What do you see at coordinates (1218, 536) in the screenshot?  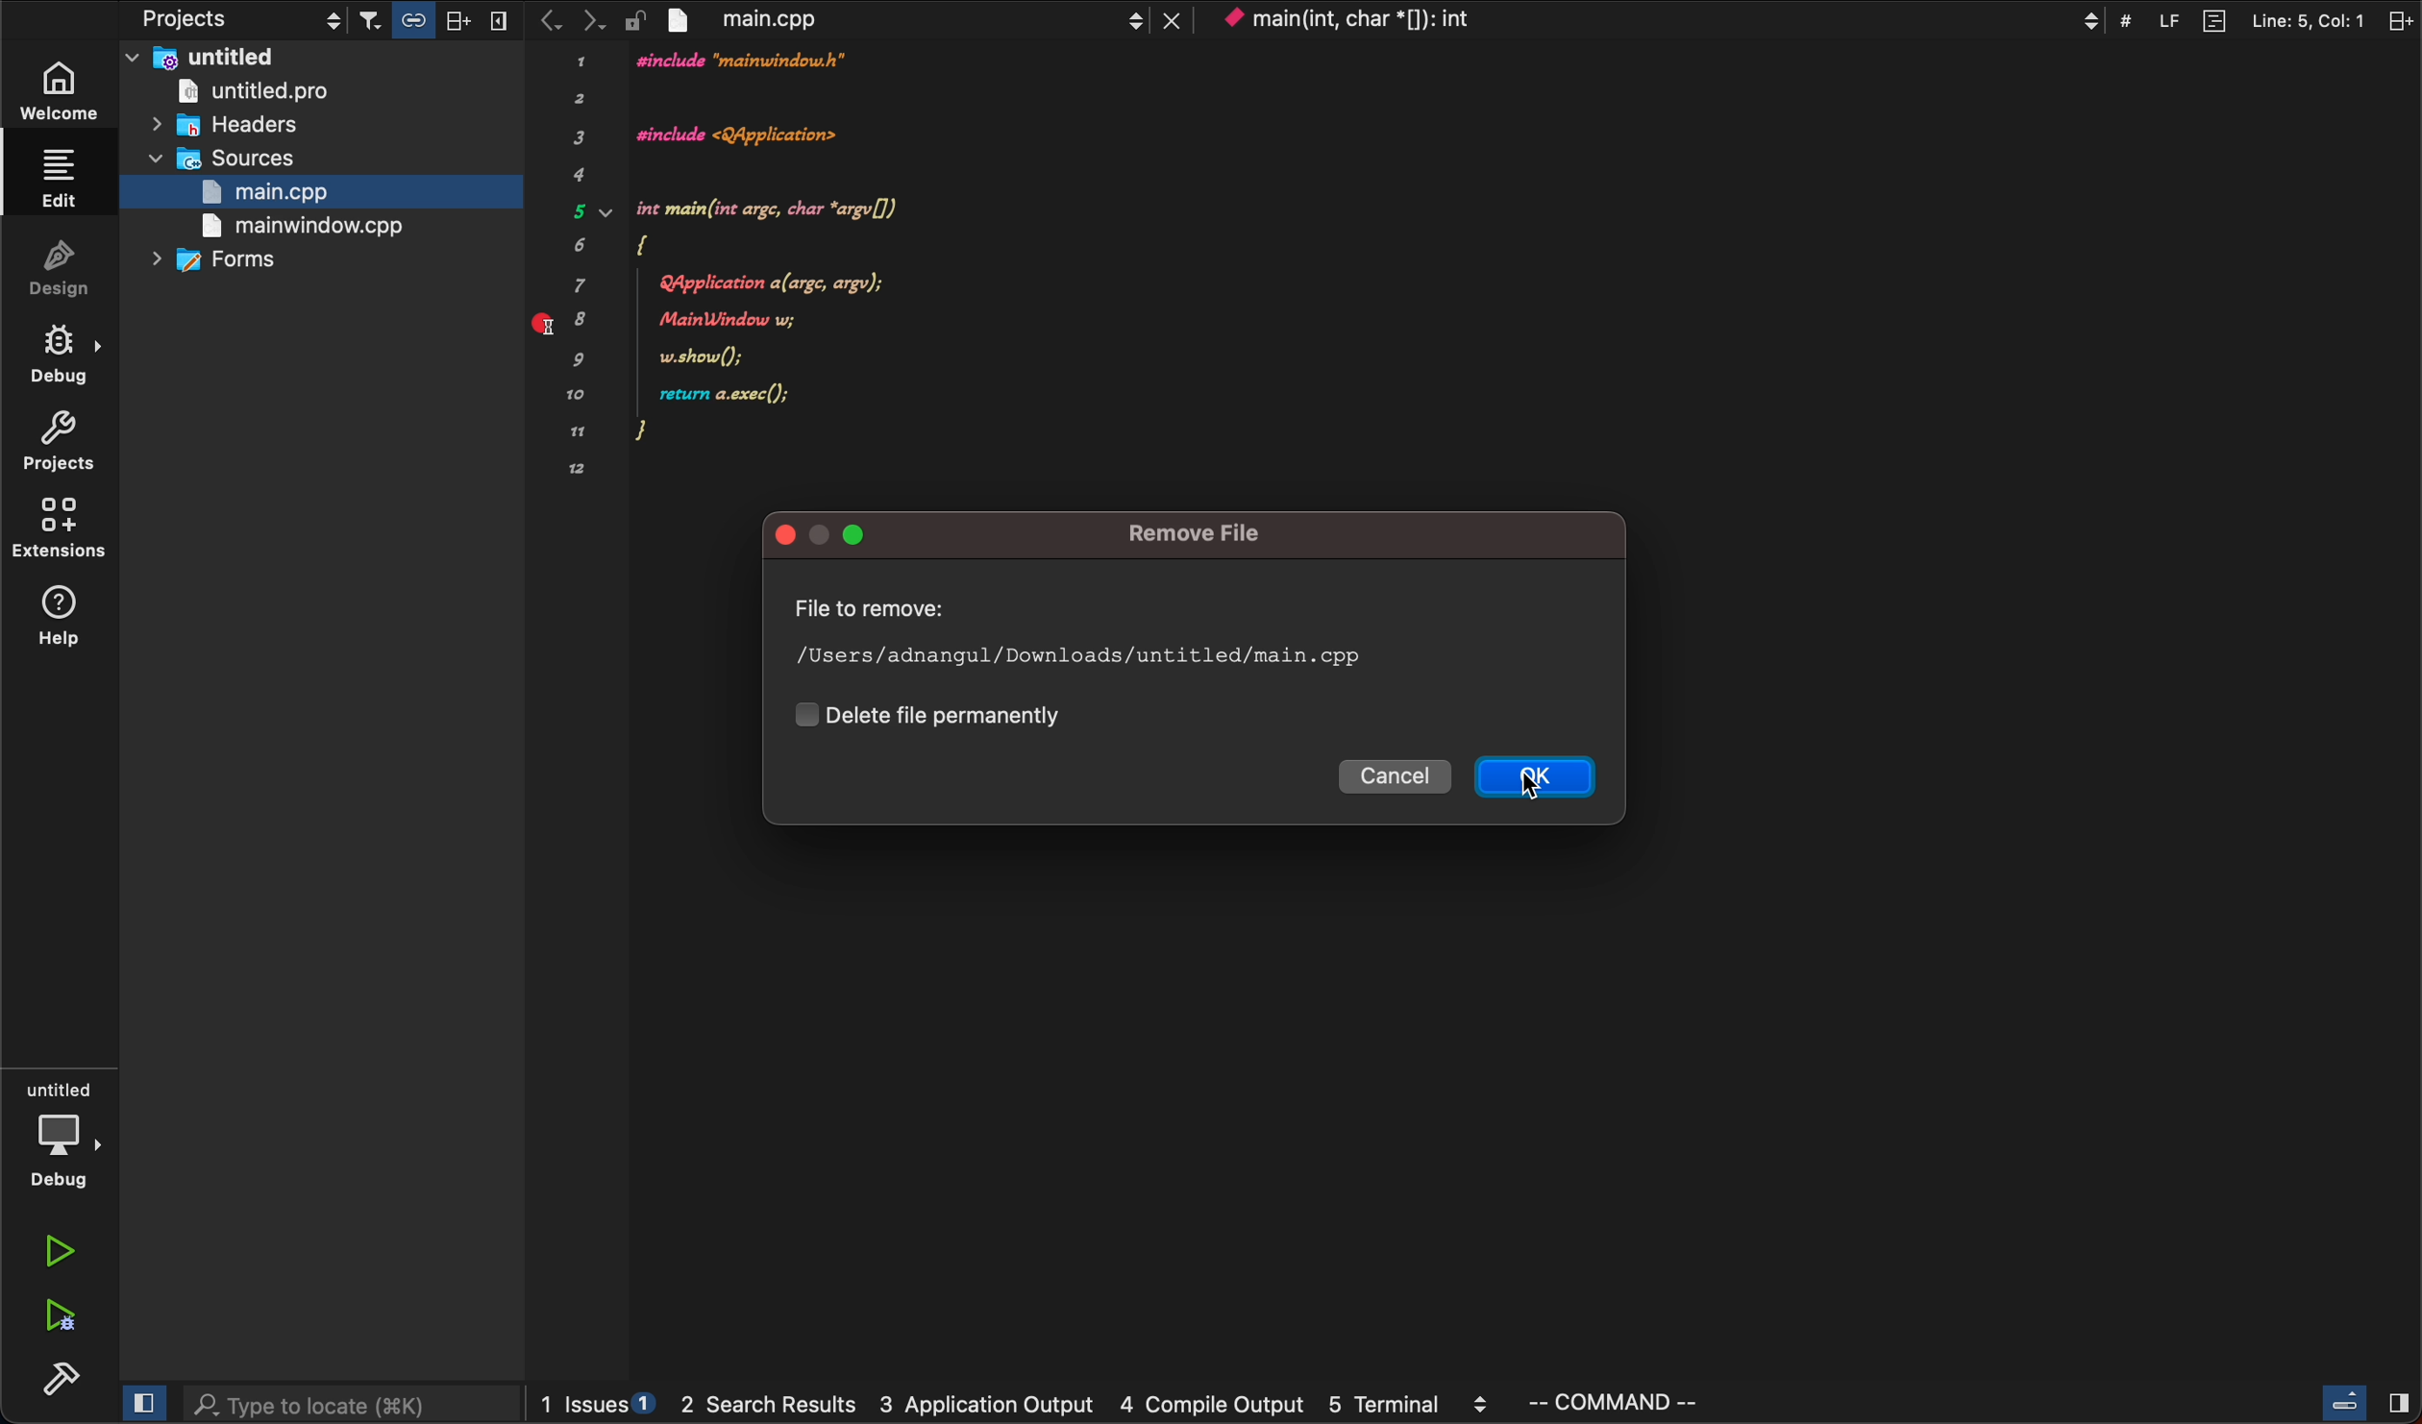 I see `remove files` at bounding box center [1218, 536].